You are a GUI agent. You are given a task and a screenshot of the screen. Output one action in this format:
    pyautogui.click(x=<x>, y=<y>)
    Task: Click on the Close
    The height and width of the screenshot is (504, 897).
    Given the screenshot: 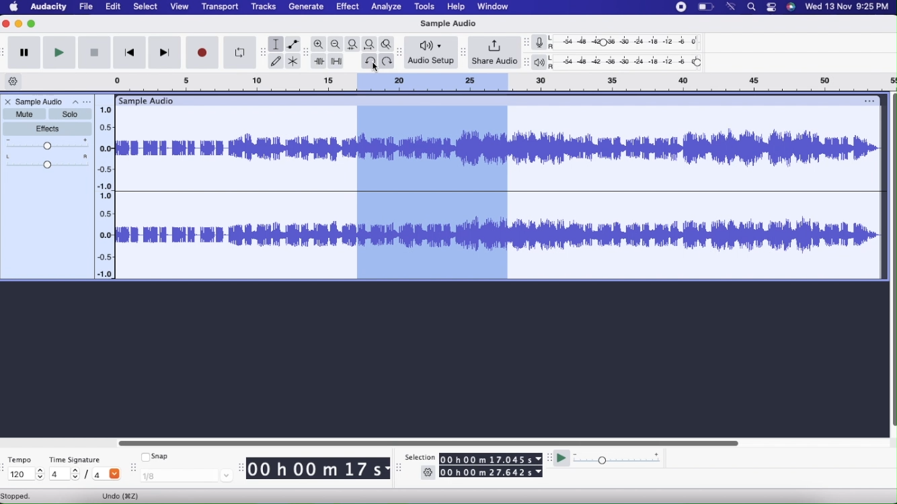 What is the action you would take?
    pyautogui.click(x=7, y=102)
    